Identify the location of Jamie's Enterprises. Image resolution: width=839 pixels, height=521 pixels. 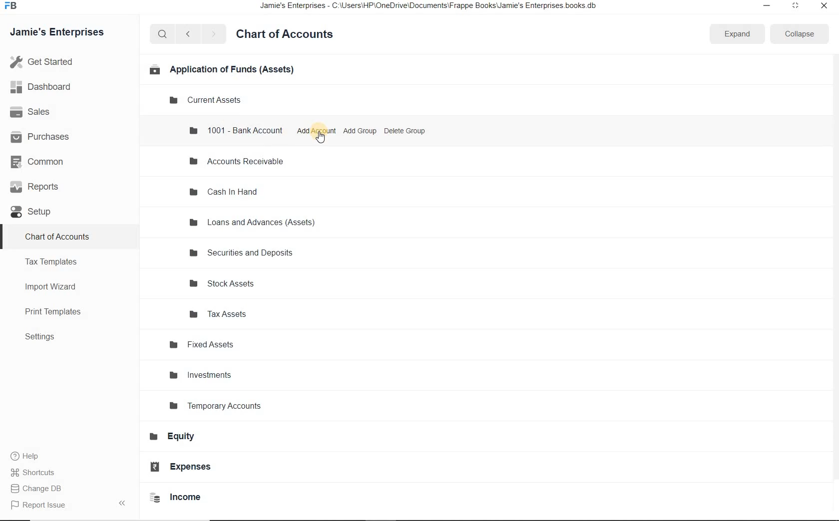
(61, 33).